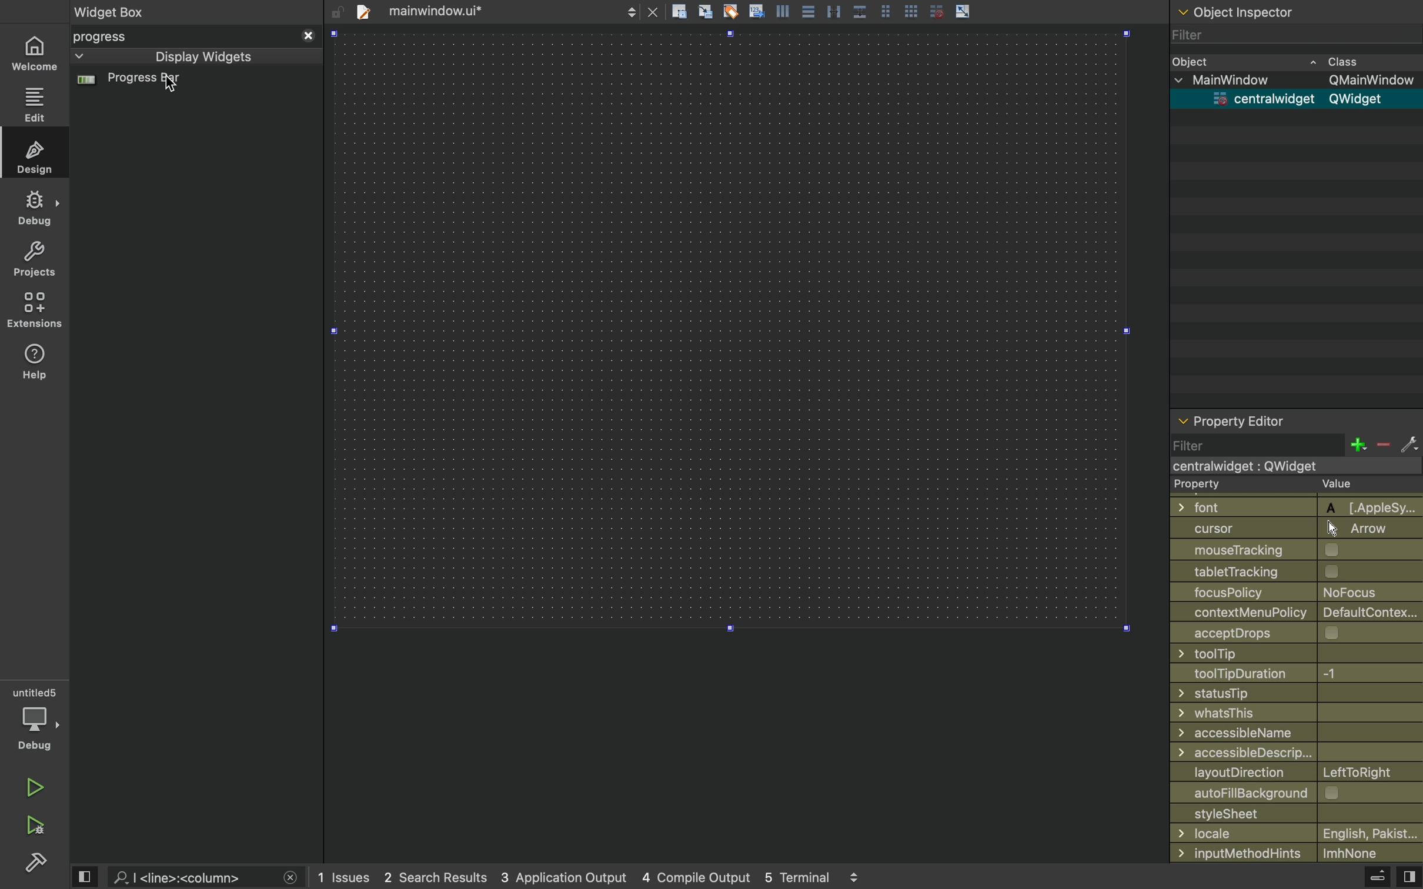 This screenshot has height=889, width=1423. Describe the element at coordinates (1292, 35) in the screenshot. I see `filter` at that location.